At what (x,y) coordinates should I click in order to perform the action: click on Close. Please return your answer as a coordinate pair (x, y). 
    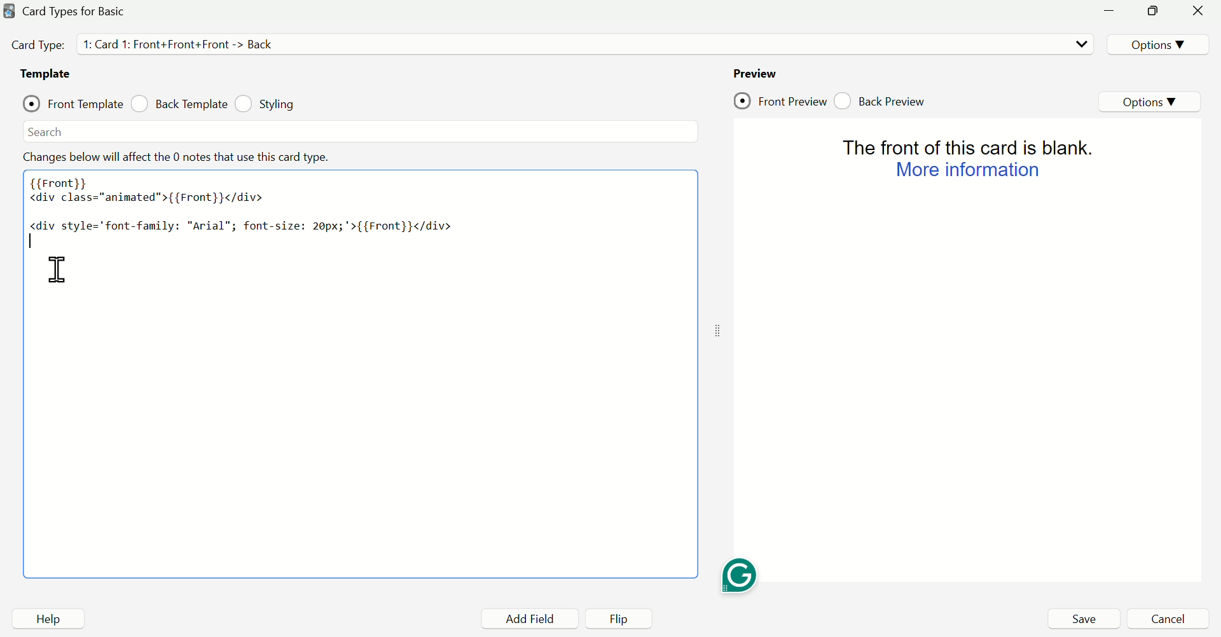
    Looking at the image, I should click on (1198, 11).